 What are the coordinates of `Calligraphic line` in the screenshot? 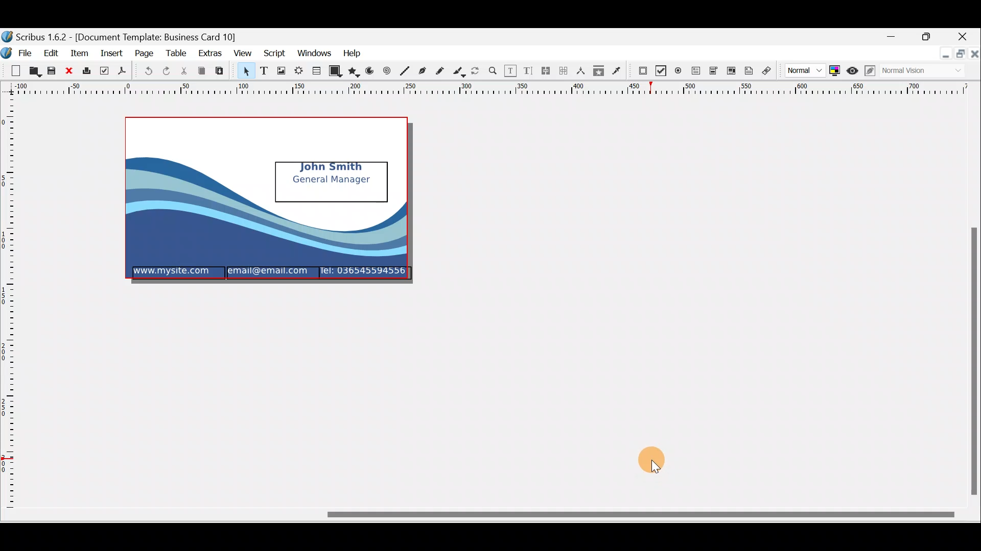 It's located at (460, 72).